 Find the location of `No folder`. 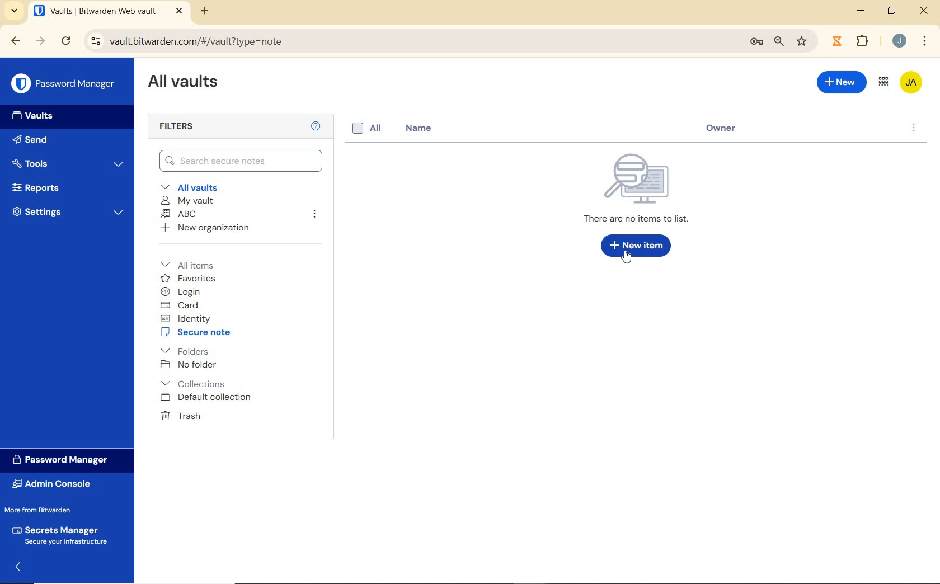

No folder is located at coordinates (189, 365).